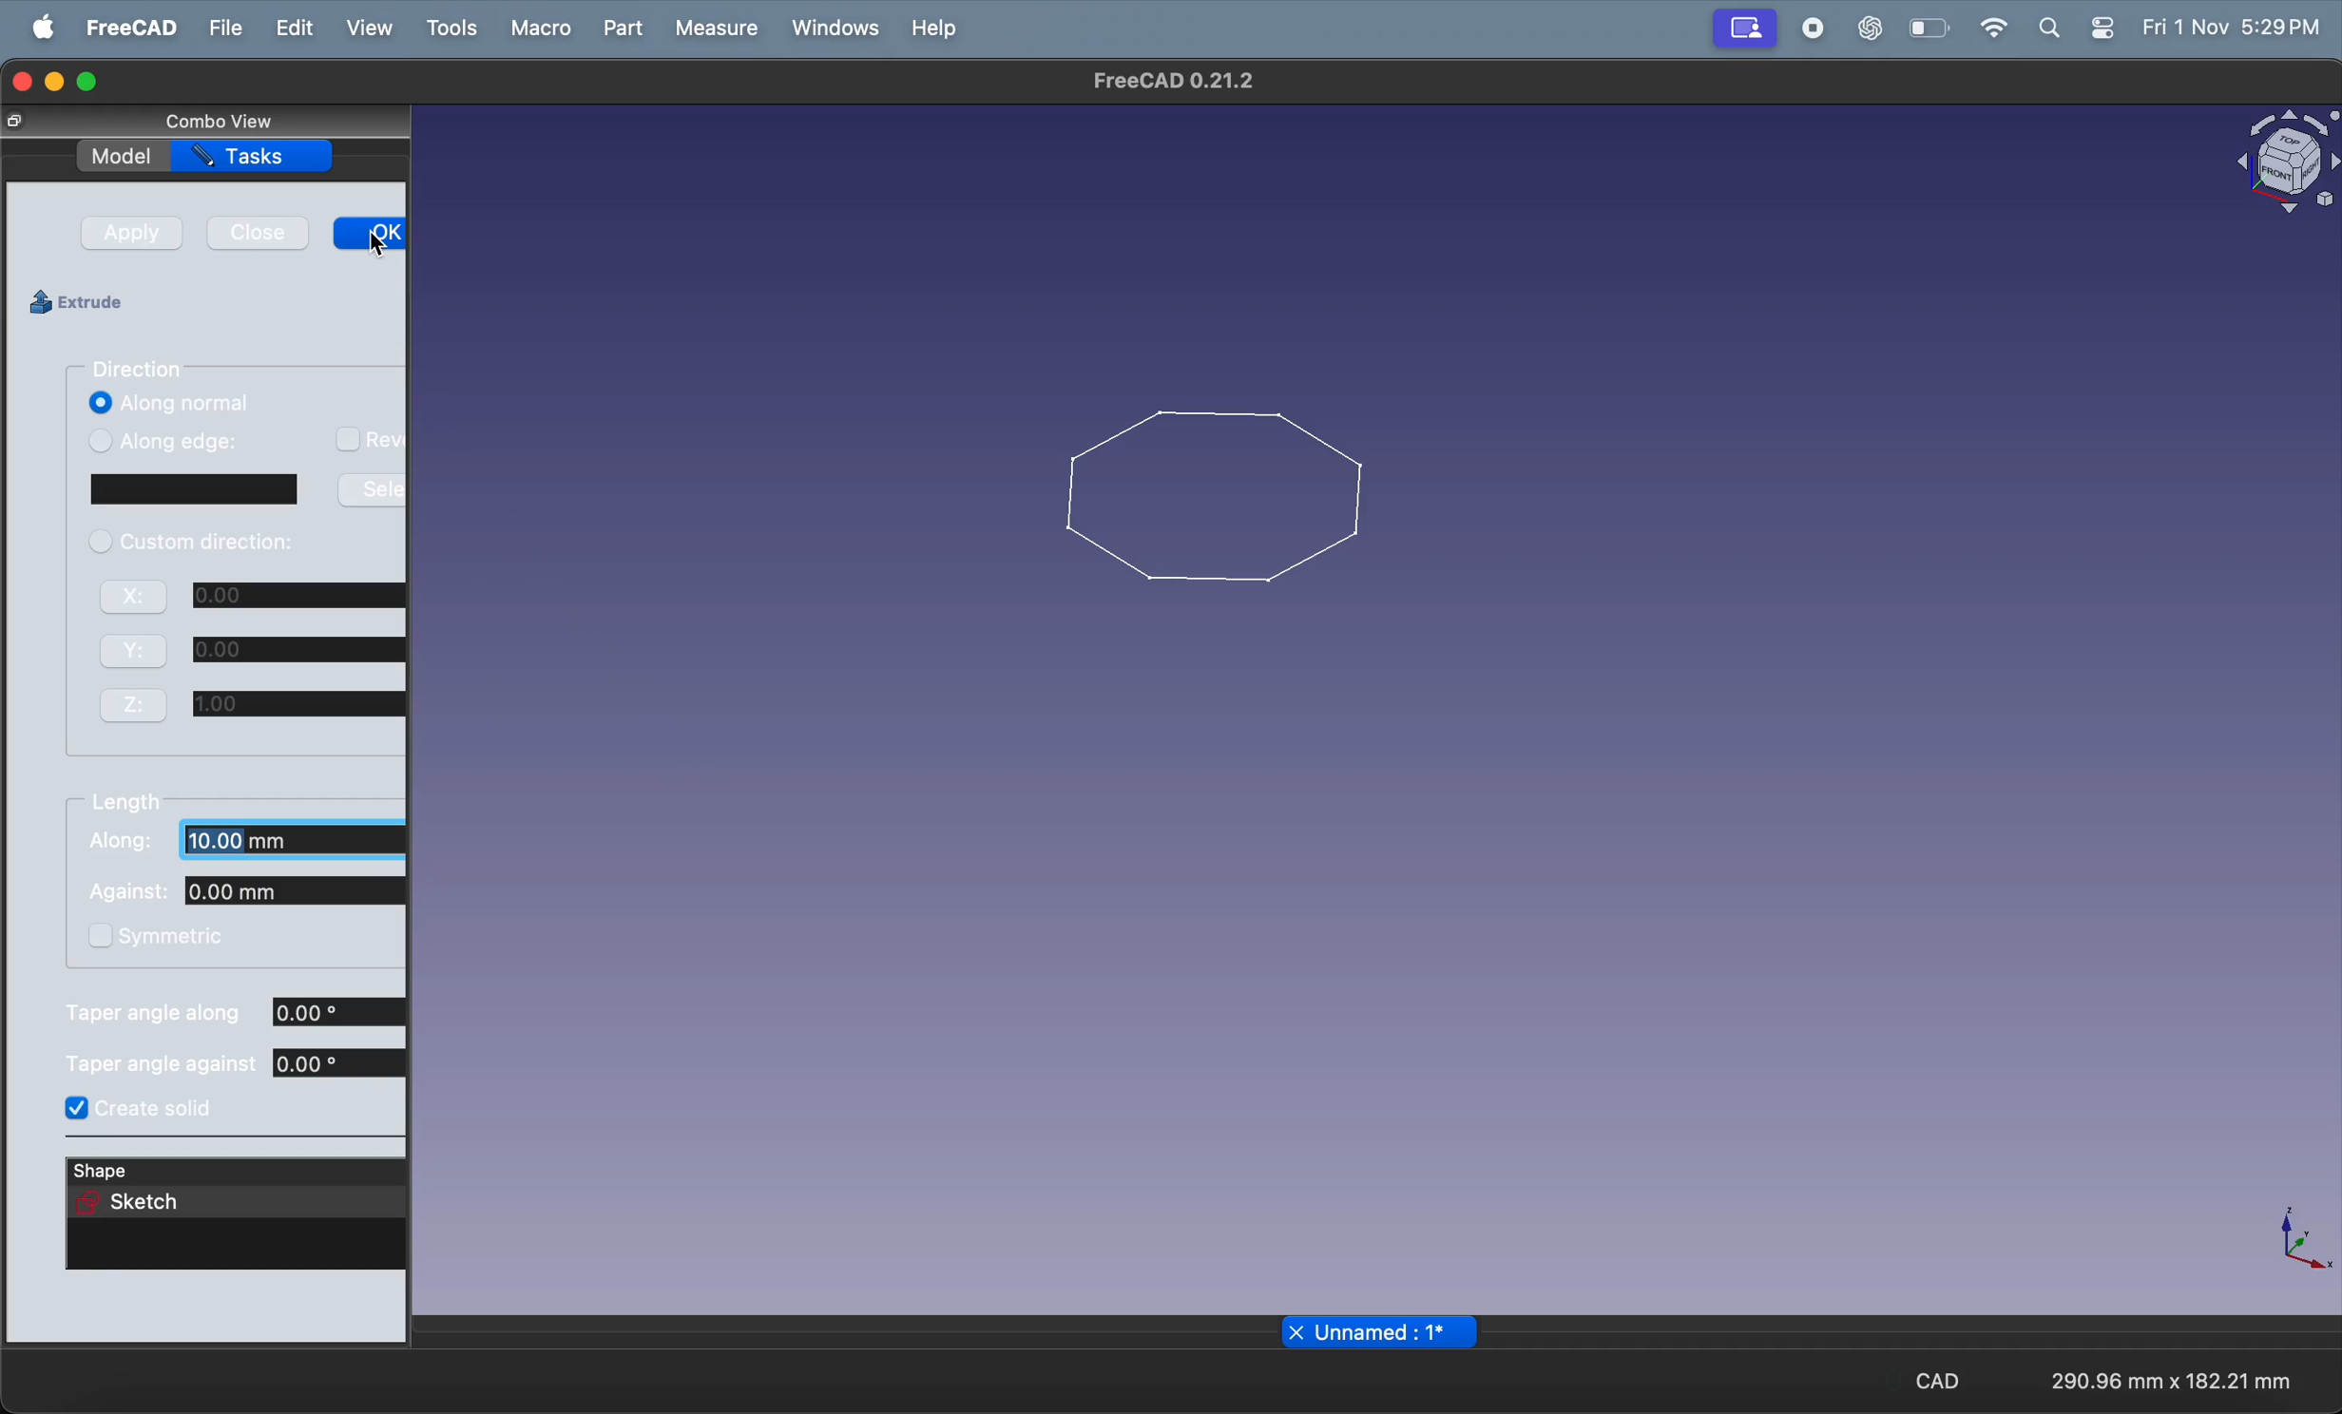 The height and width of the screenshot is (1414, 2342). I want to click on custom direction, so click(208, 543).